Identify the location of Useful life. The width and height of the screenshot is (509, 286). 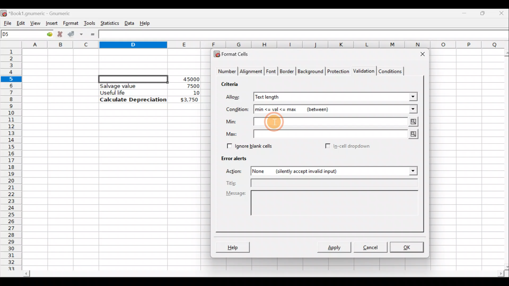
(130, 92).